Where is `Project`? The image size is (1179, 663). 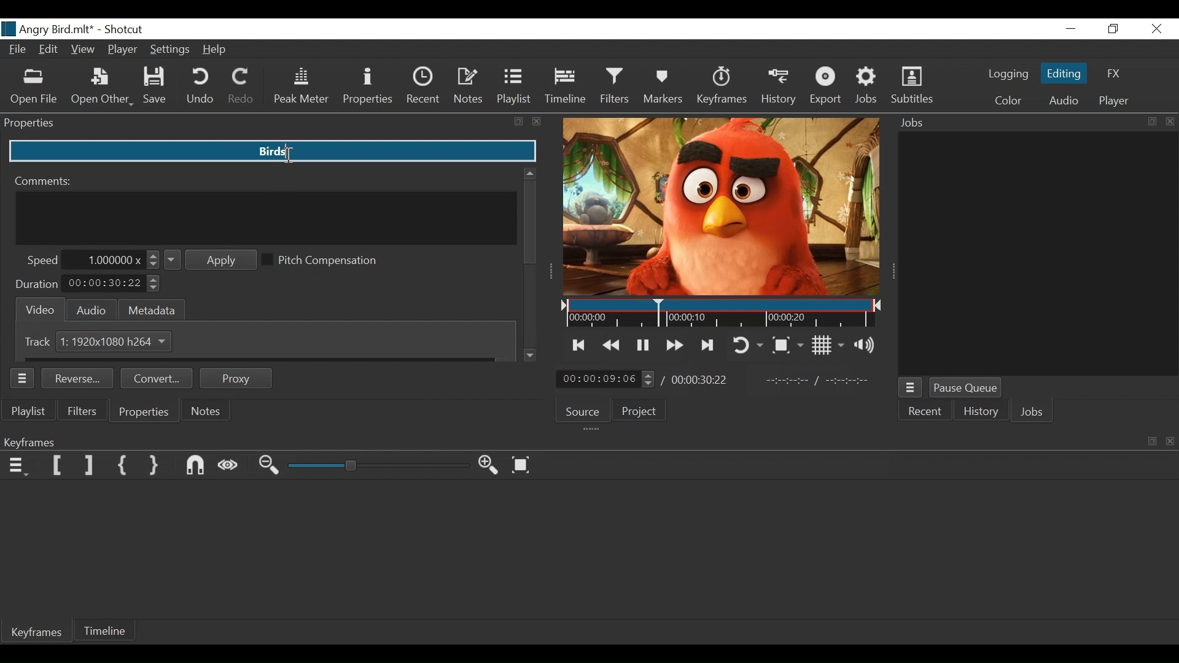
Project is located at coordinates (643, 411).